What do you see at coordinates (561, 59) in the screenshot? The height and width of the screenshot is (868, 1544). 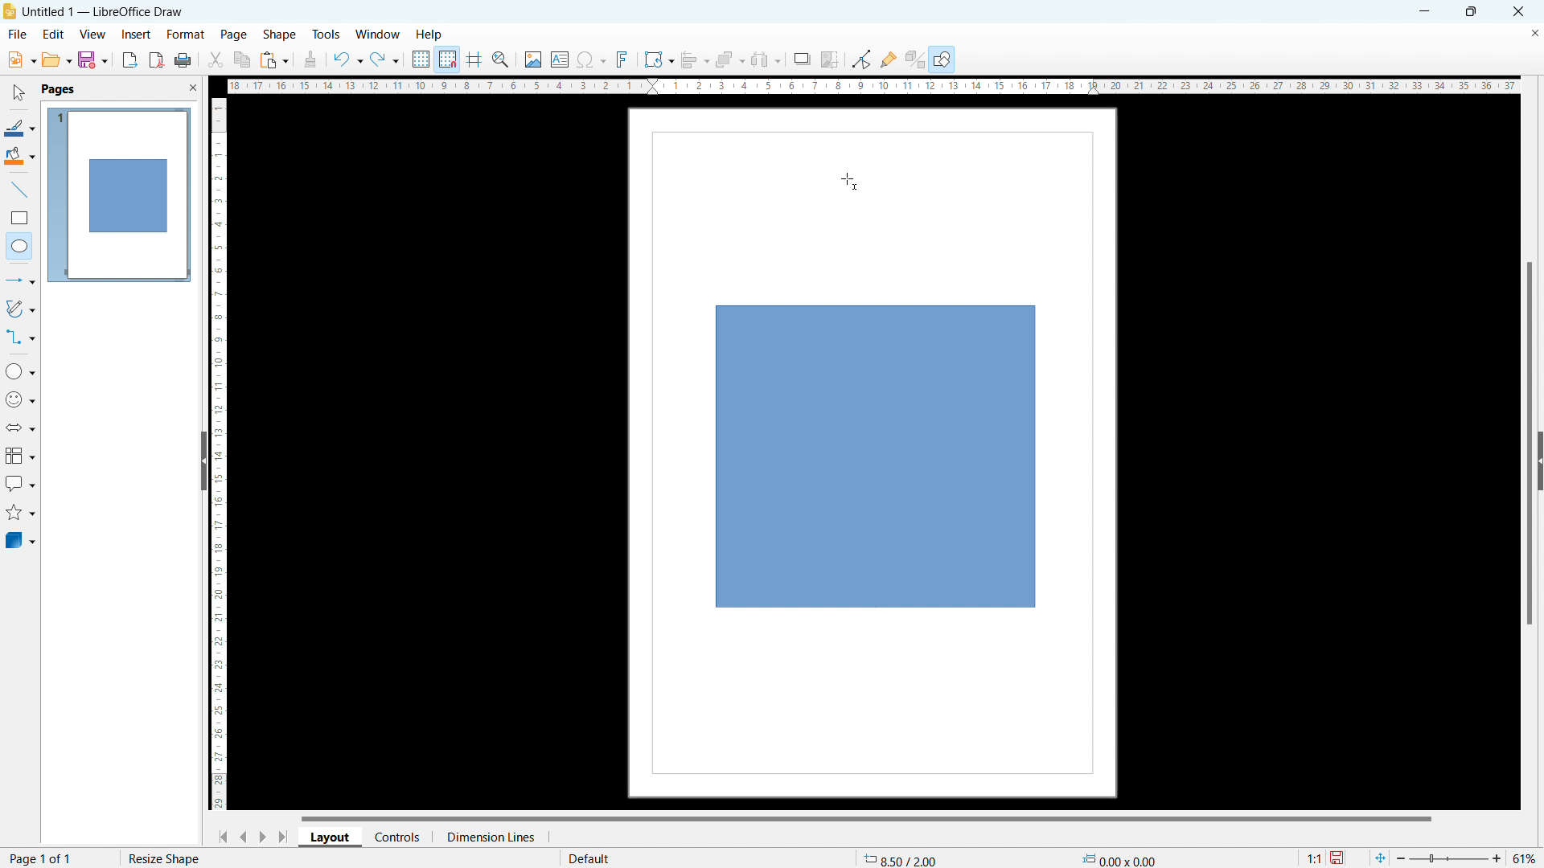 I see `insert text box` at bounding box center [561, 59].